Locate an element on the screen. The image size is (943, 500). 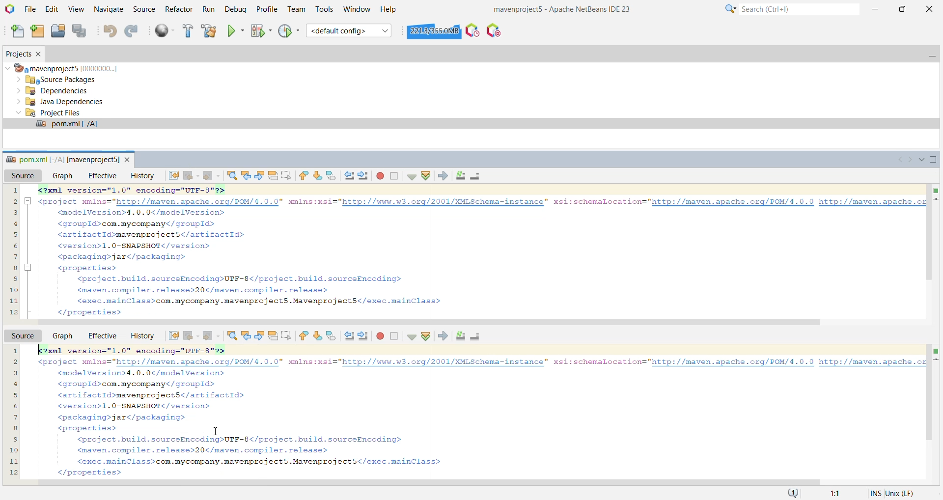
No errors is located at coordinates (934, 350).